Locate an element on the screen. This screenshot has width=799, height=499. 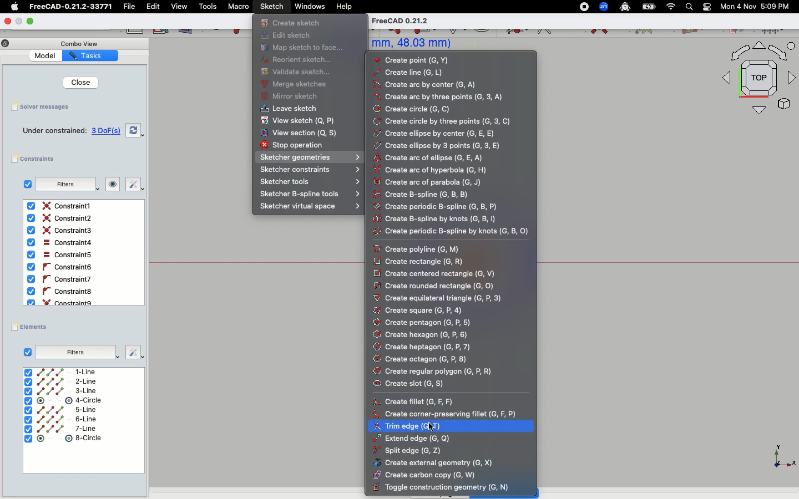
Create poly line  is located at coordinates (418, 249).